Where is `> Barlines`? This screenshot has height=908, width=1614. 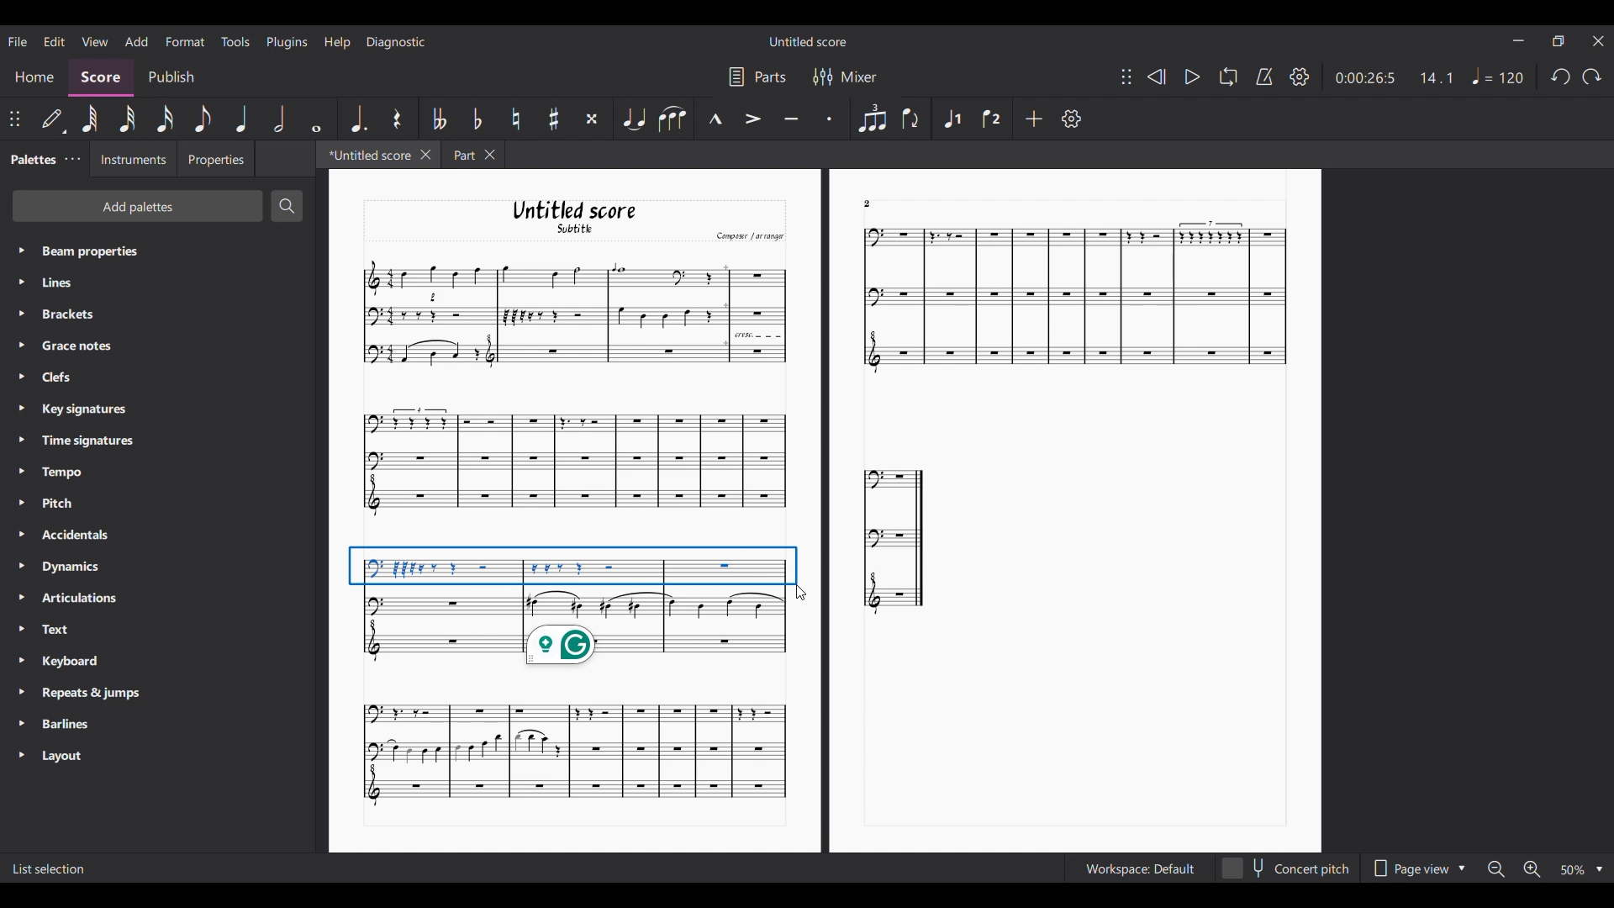 > Barlines is located at coordinates (63, 725).